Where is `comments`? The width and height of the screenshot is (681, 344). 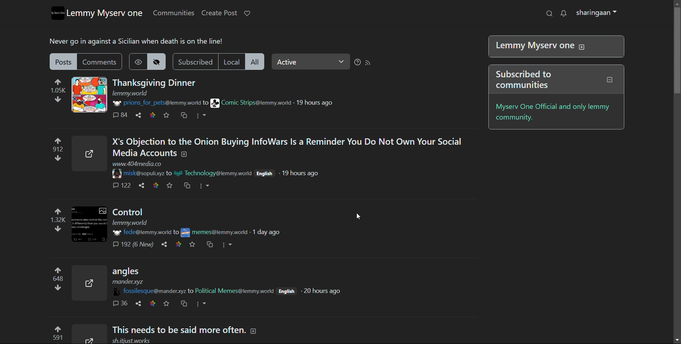 comments is located at coordinates (119, 304).